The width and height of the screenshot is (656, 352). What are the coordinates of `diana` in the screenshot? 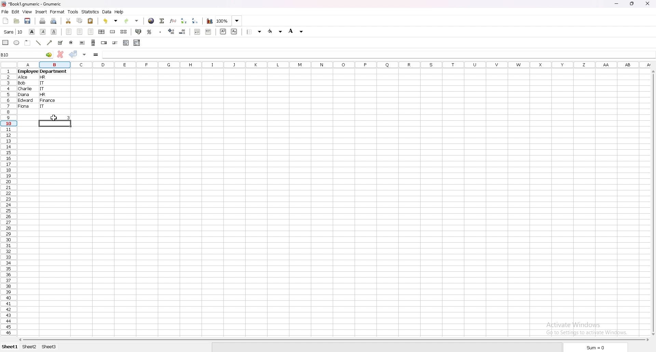 It's located at (24, 95).